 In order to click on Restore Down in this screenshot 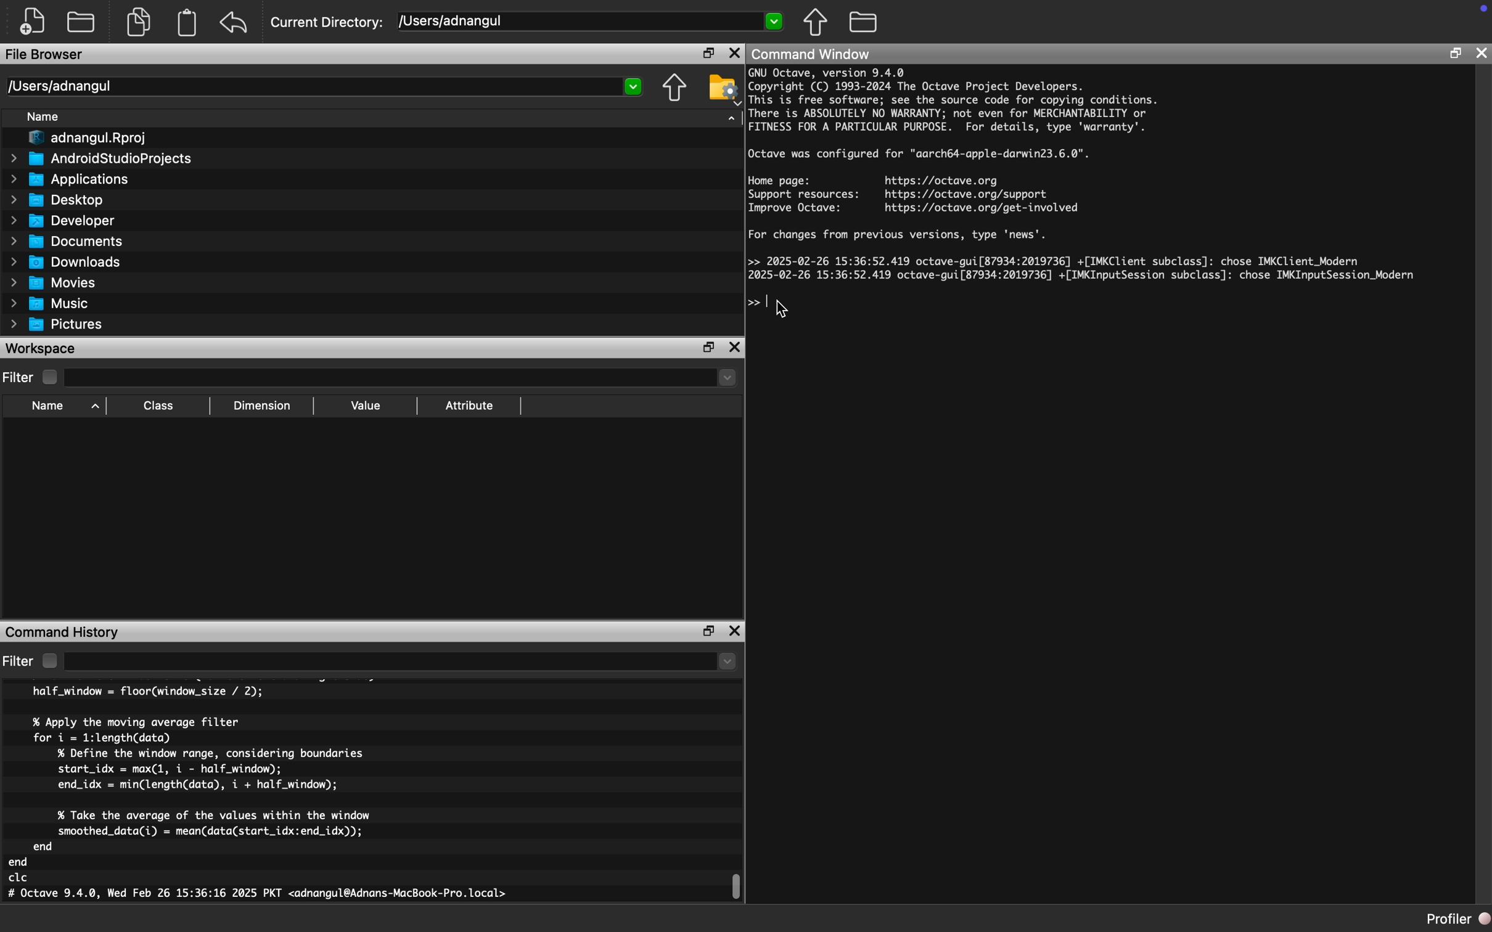, I will do `click(708, 348)`.